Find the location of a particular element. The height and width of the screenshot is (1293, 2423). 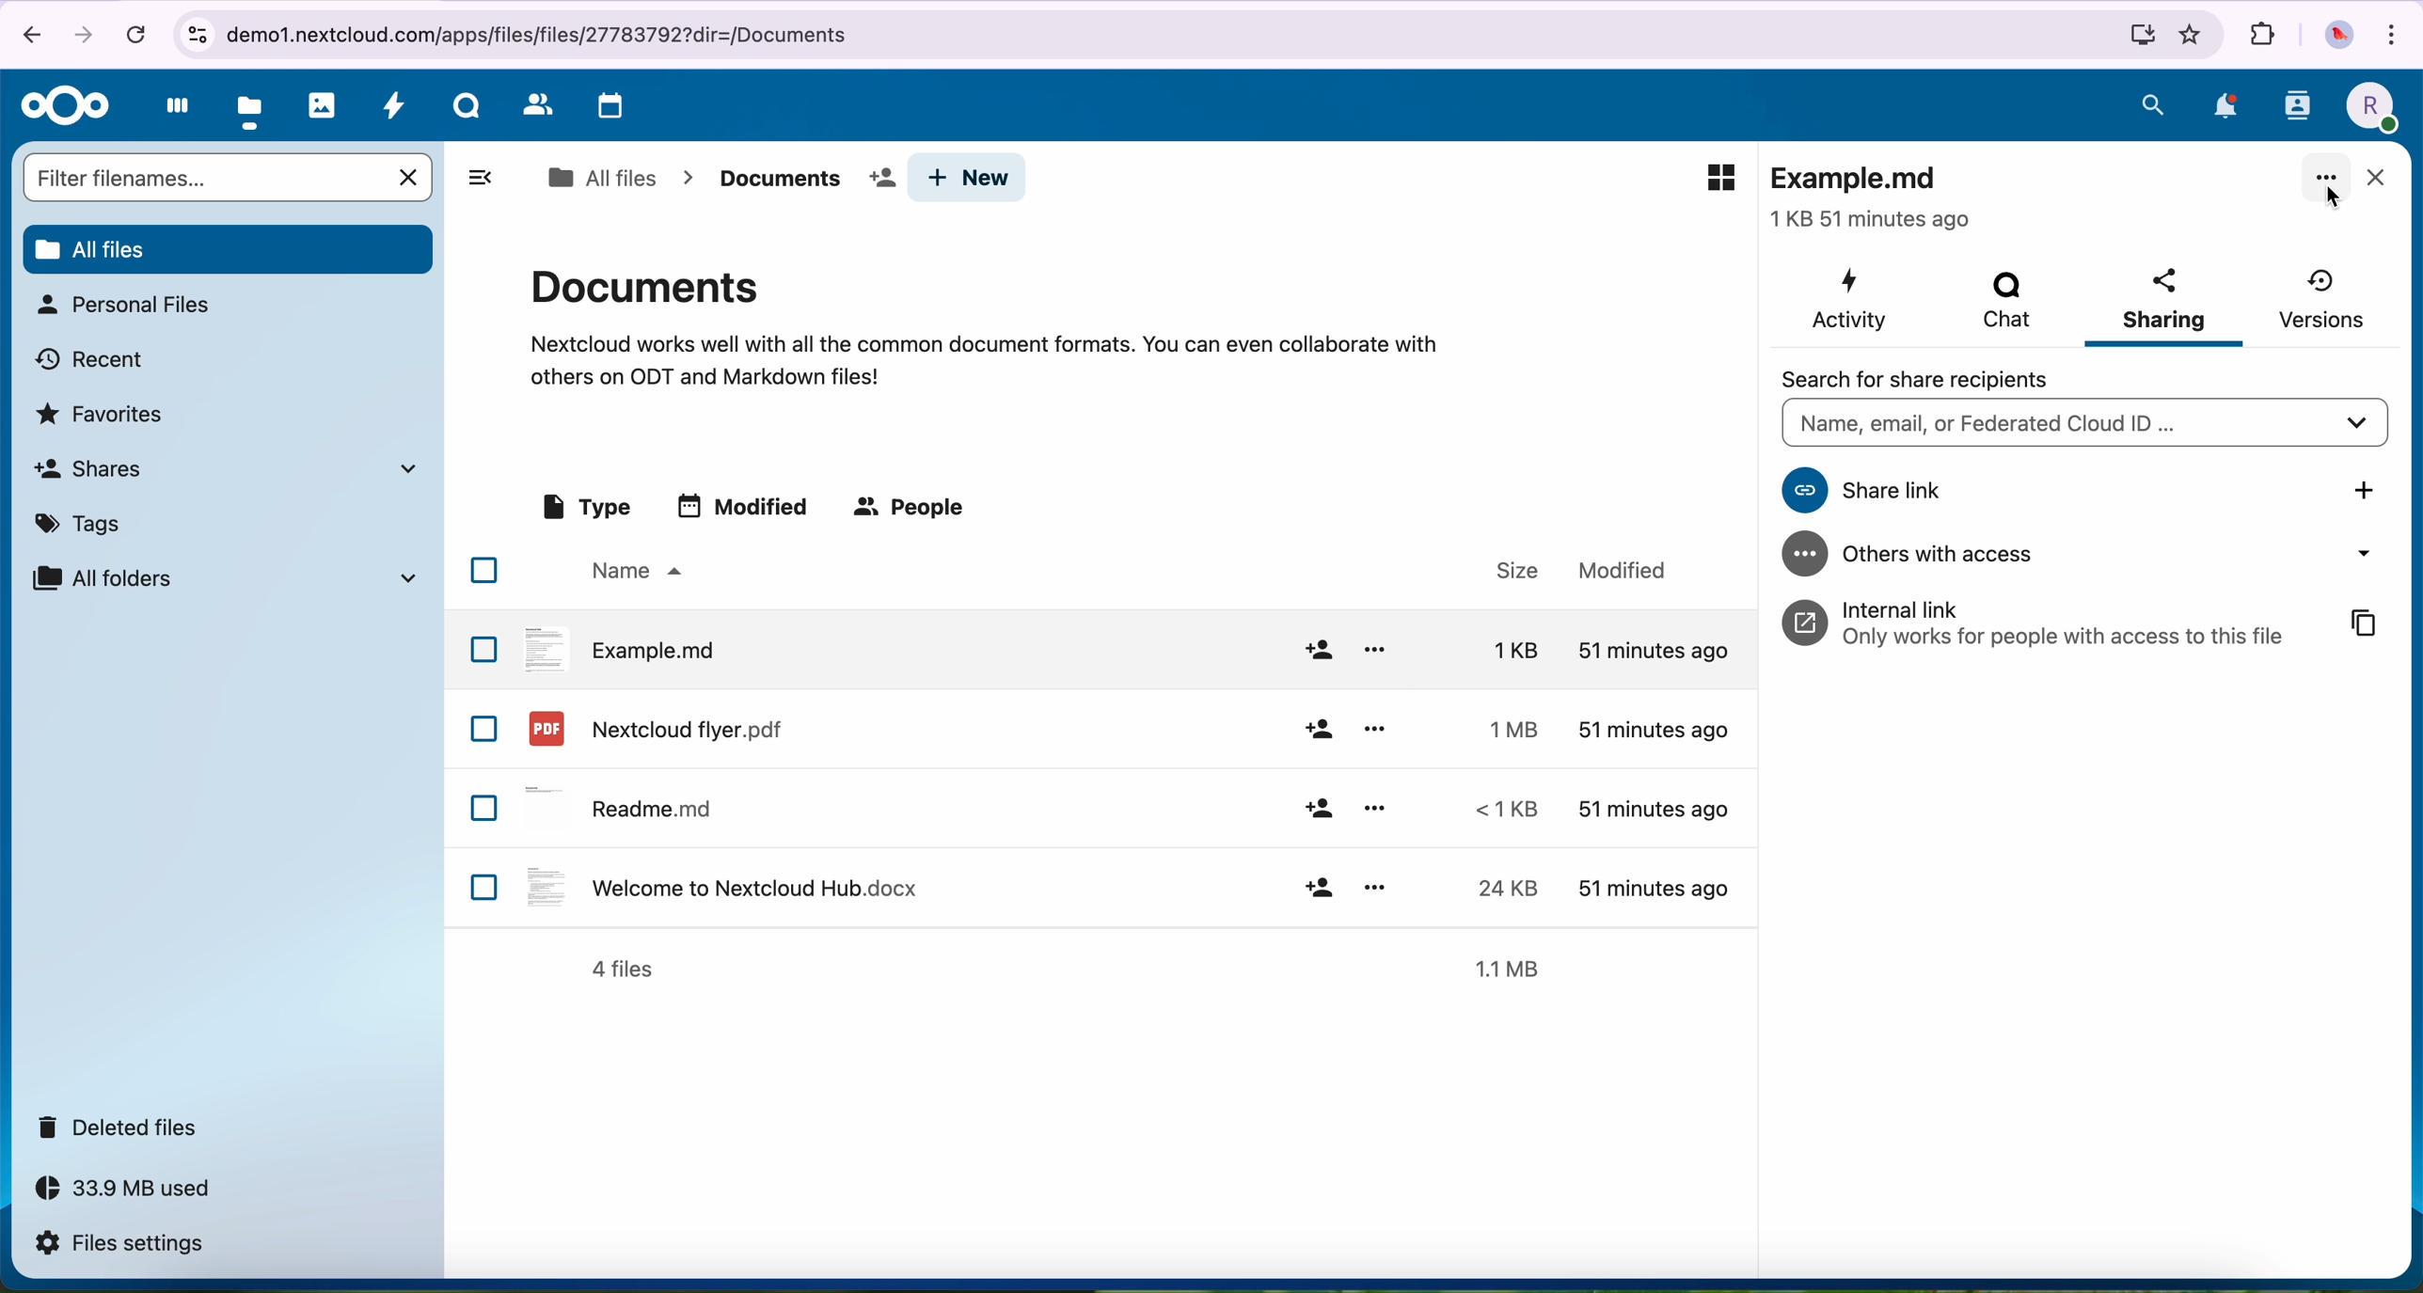

modified is located at coordinates (1650, 650).